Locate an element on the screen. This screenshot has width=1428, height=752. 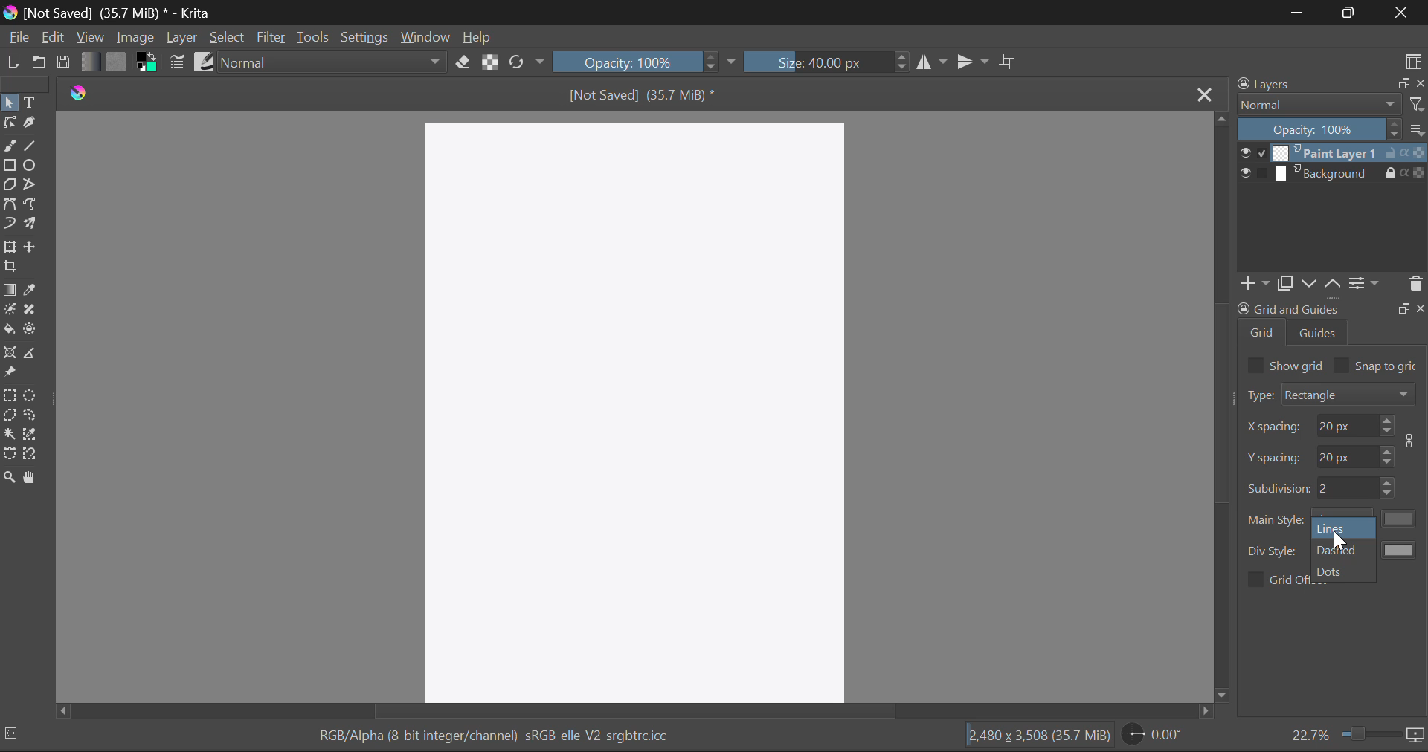
Horizontal Mirror Flip is located at coordinates (976, 62).